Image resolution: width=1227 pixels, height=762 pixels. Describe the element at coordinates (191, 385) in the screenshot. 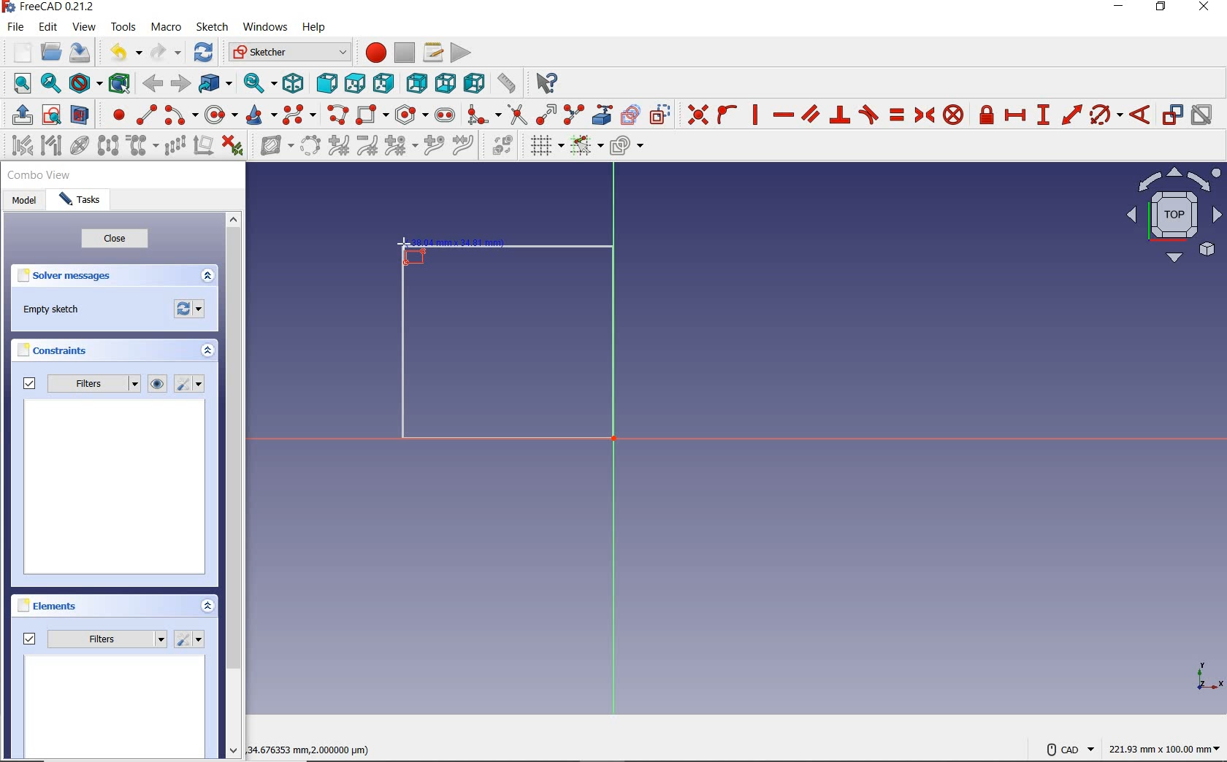

I see `ssttings` at that location.